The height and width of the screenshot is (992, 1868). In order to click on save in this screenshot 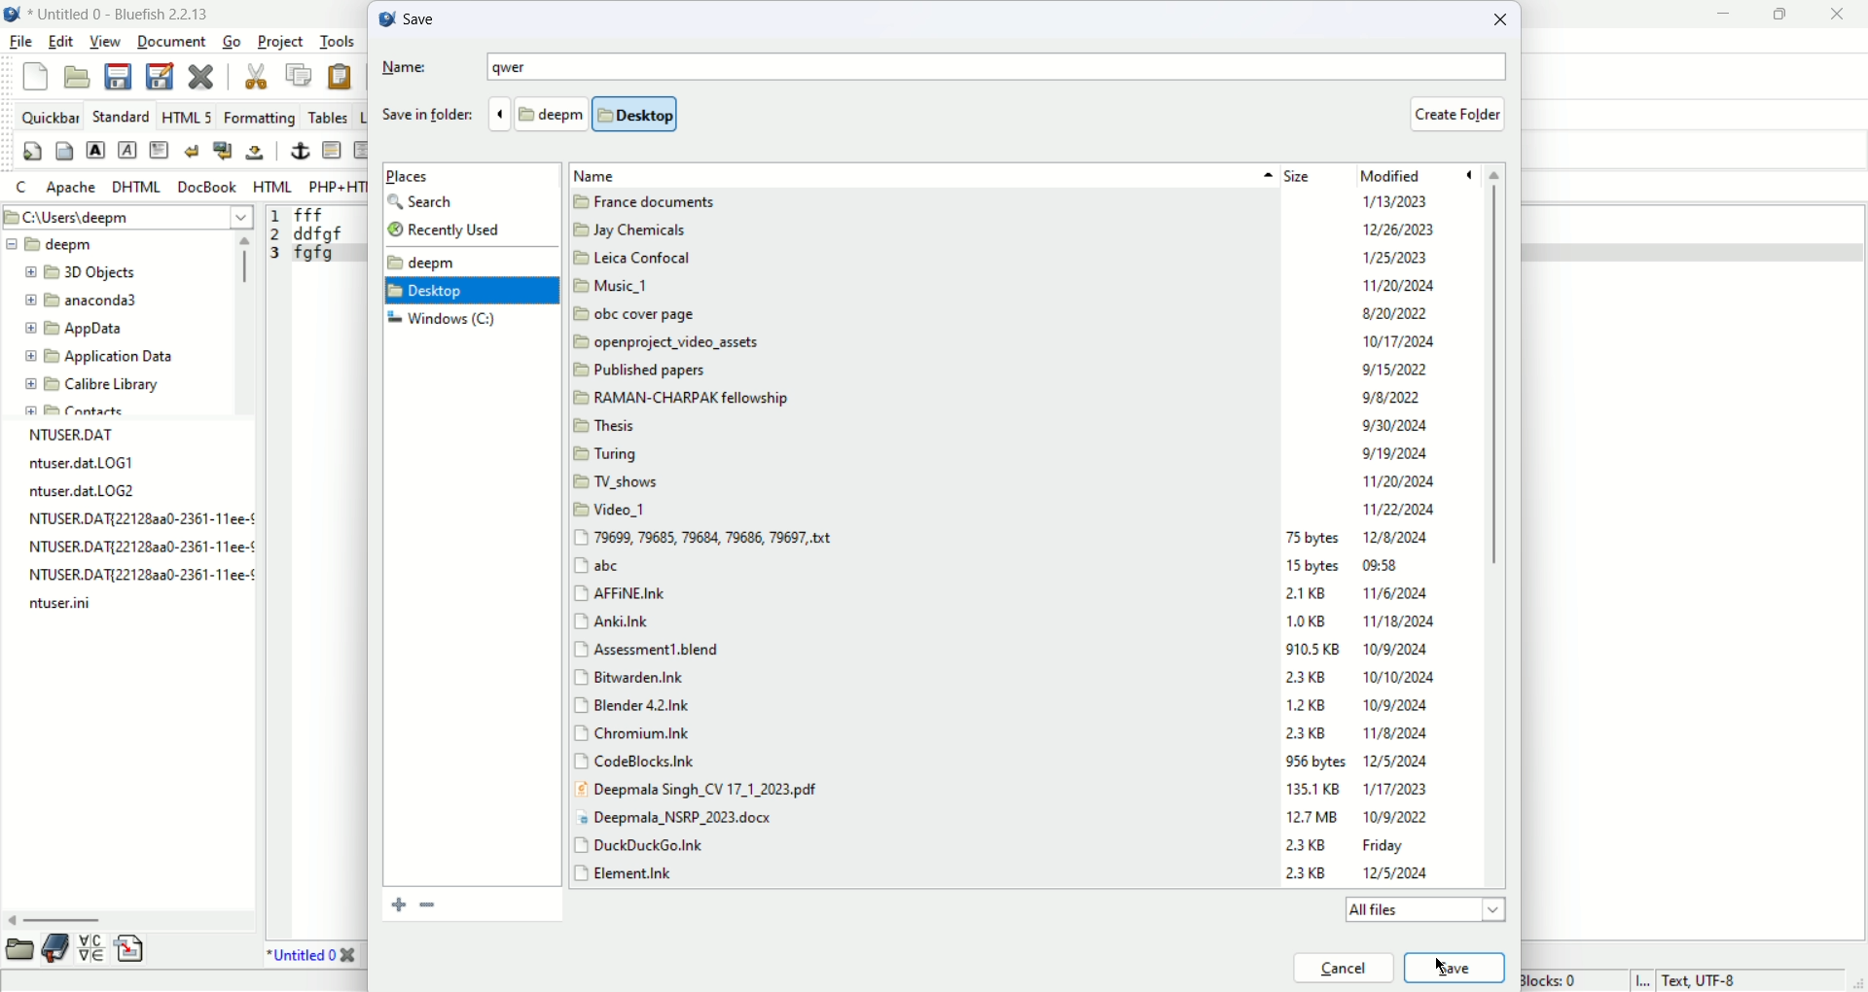, I will do `click(1455, 968)`.